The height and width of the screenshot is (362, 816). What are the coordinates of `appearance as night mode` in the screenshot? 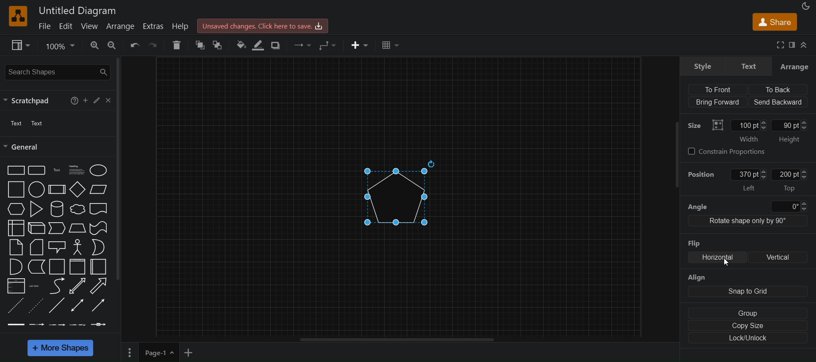 It's located at (806, 6).